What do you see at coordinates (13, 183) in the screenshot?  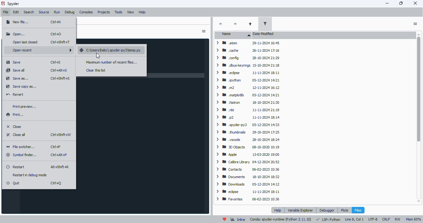 I see `quit` at bounding box center [13, 183].